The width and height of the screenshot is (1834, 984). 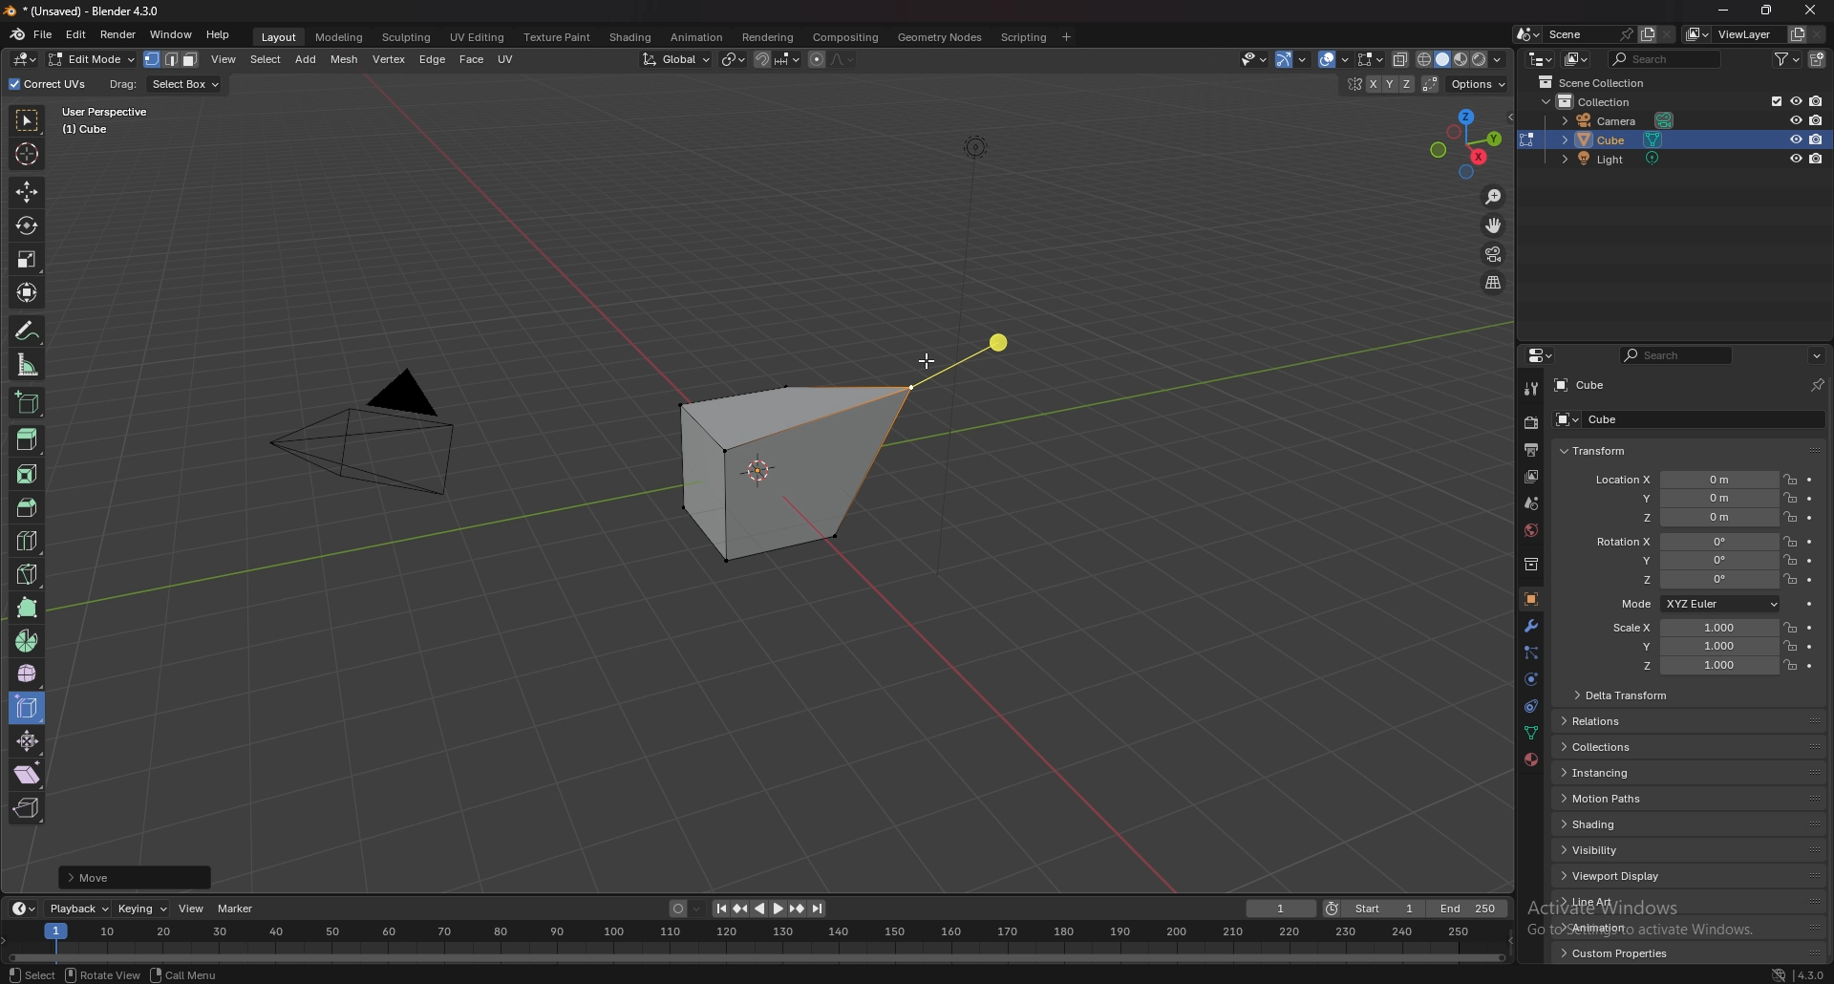 What do you see at coordinates (76, 36) in the screenshot?
I see `edit` at bounding box center [76, 36].